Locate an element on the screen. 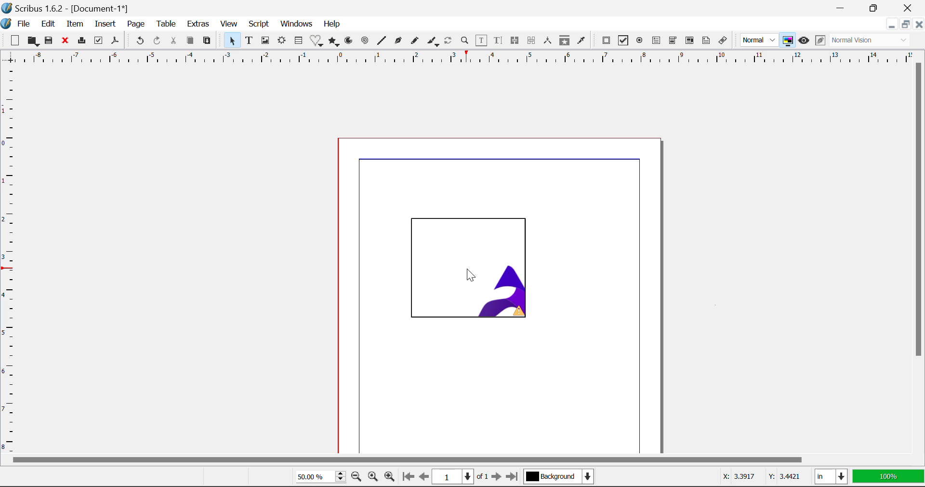  Link Text Frames is located at coordinates (515, 41).